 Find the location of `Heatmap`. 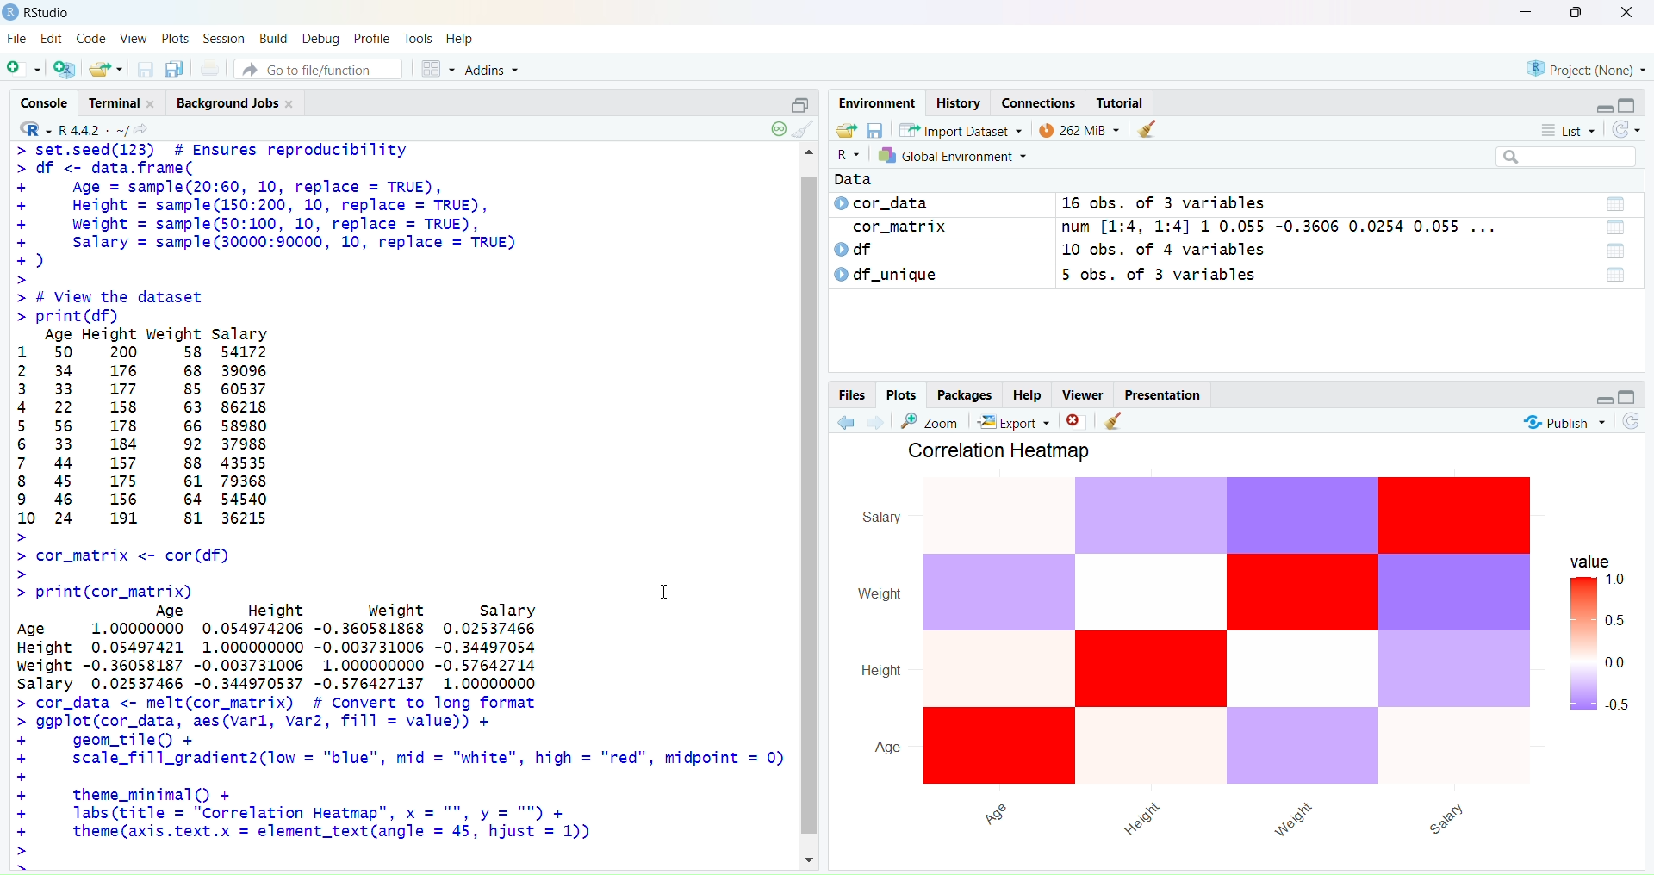

Heatmap is located at coordinates (1229, 631).